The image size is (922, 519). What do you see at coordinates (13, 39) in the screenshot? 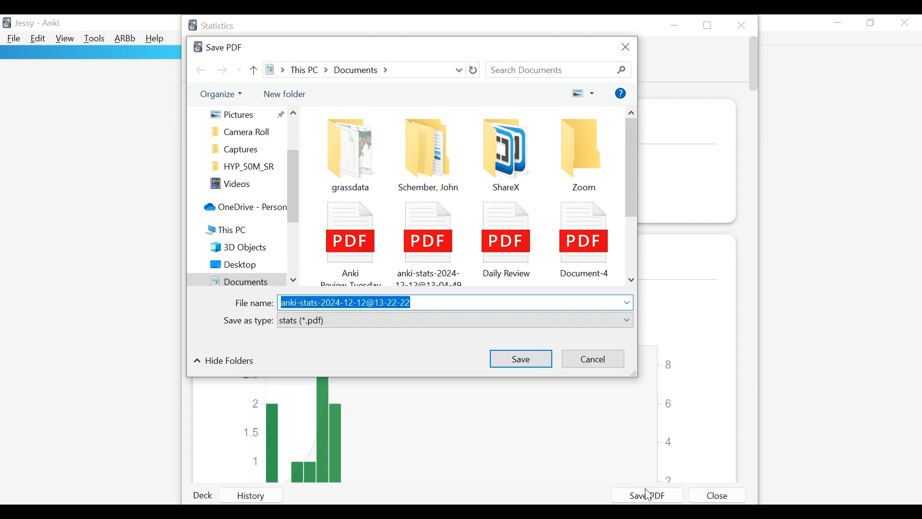
I see `File` at bounding box center [13, 39].